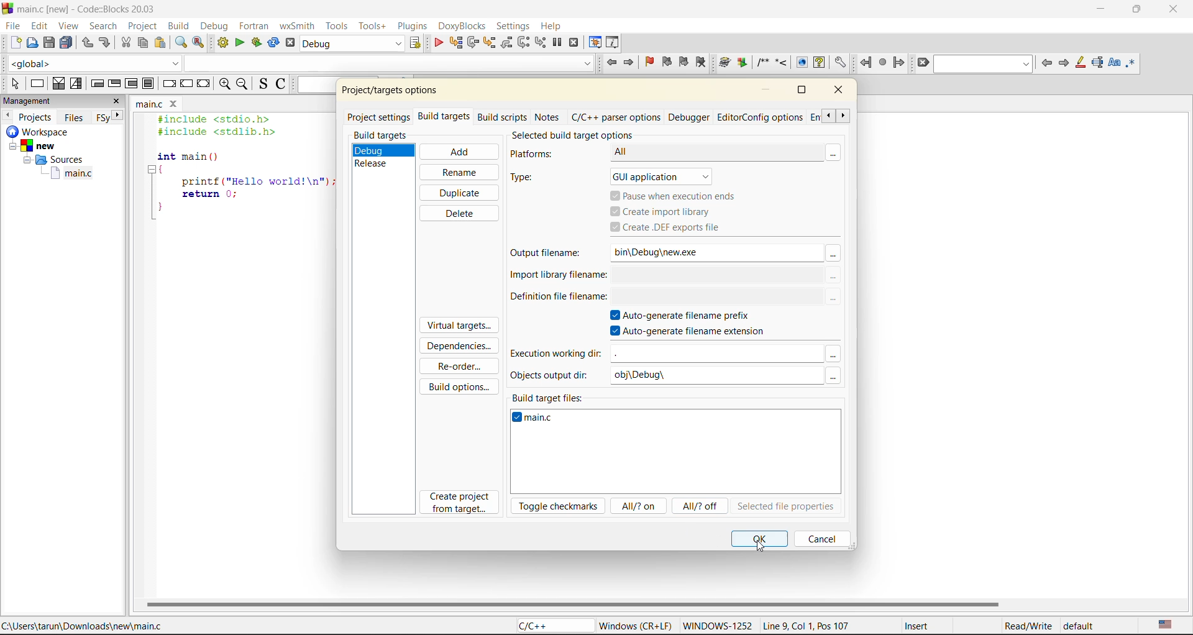  Describe the element at coordinates (633, 625) in the screenshot. I see `Windows (CR+LF)` at that location.